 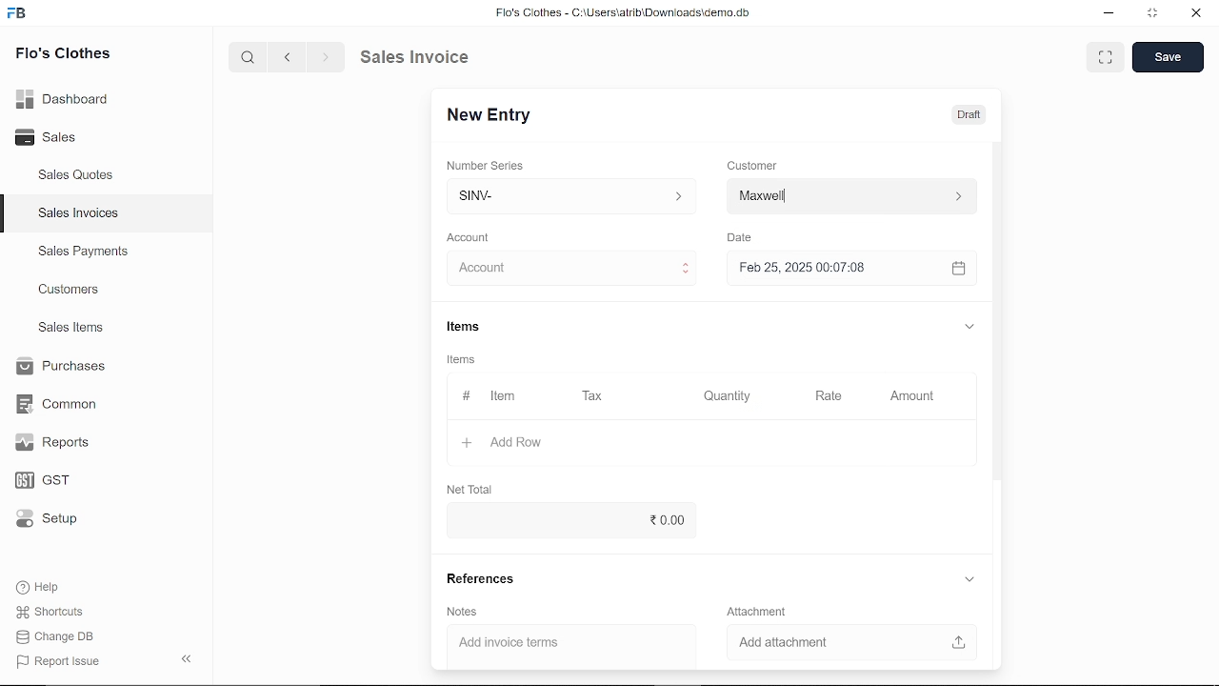 What do you see at coordinates (969, 580) in the screenshot?
I see `expand` at bounding box center [969, 580].